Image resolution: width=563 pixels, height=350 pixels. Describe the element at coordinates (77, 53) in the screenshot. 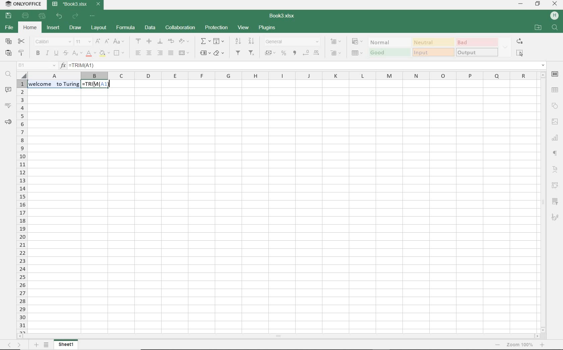

I see `subscript/superscript` at that location.